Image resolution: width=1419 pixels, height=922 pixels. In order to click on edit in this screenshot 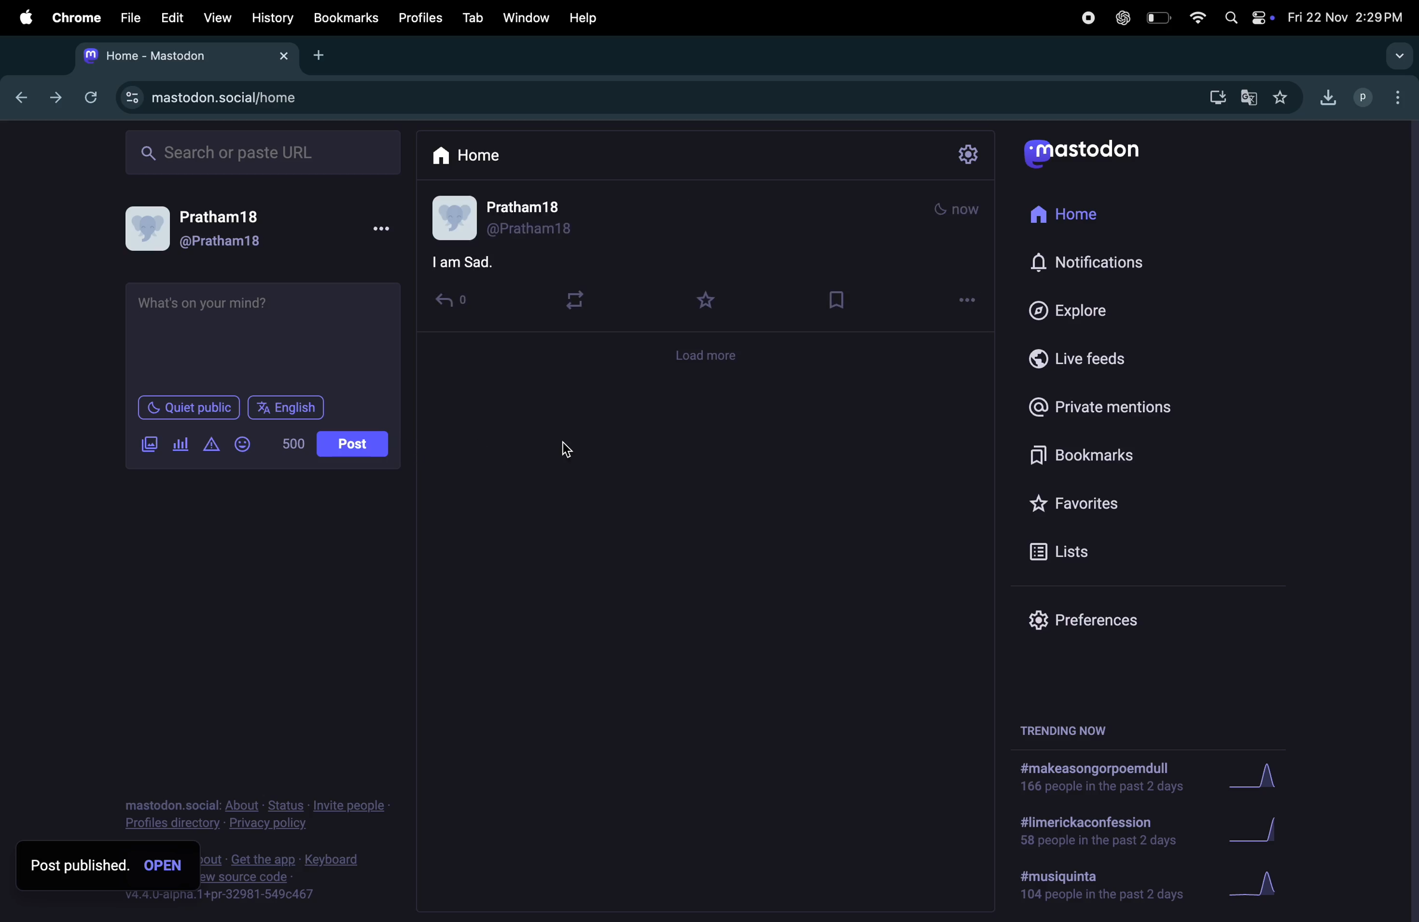, I will do `click(172, 17)`.